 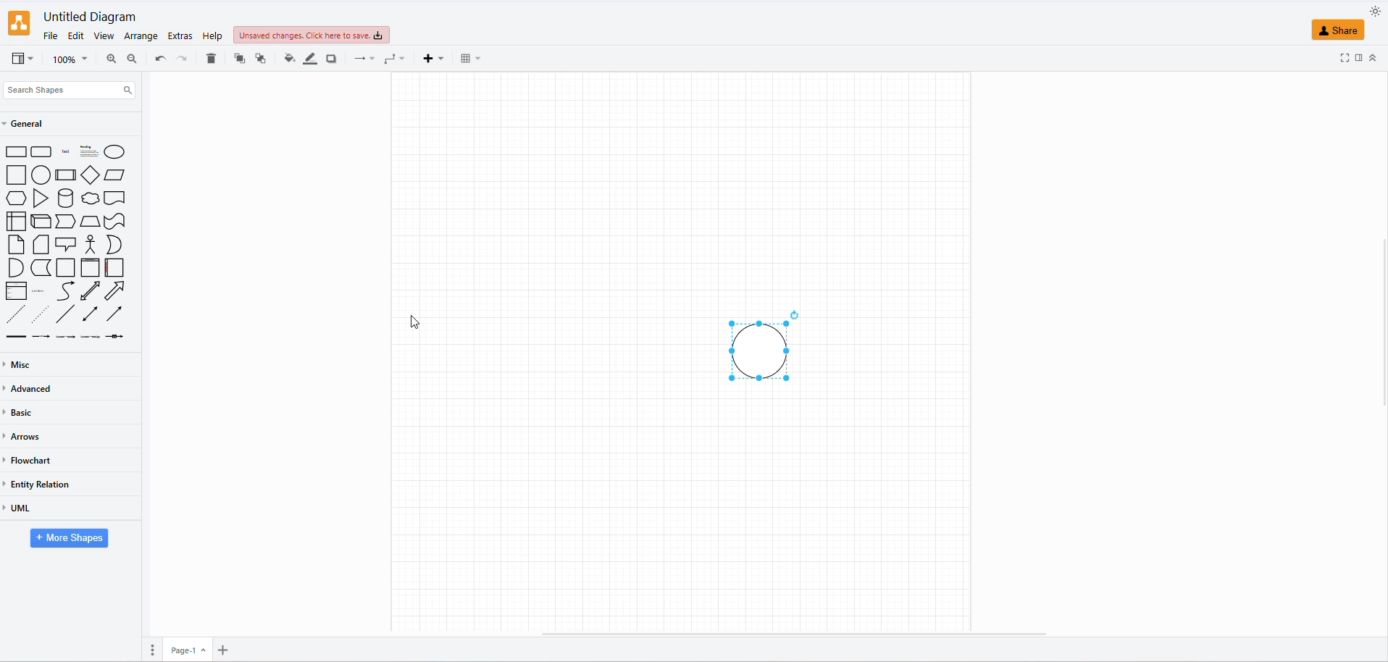 What do you see at coordinates (67, 92) in the screenshot?
I see `SEARCH` at bounding box center [67, 92].